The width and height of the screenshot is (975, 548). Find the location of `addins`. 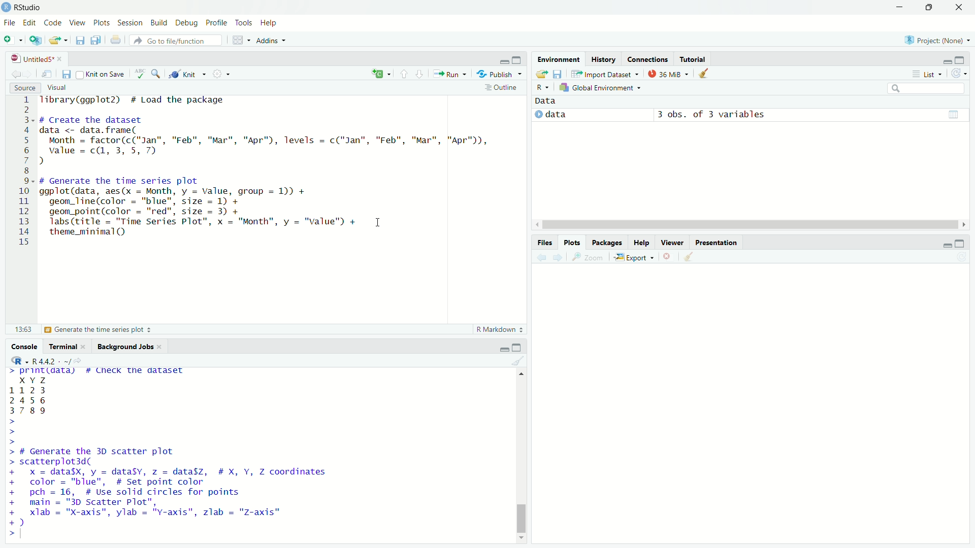

addins is located at coordinates (272, 41).